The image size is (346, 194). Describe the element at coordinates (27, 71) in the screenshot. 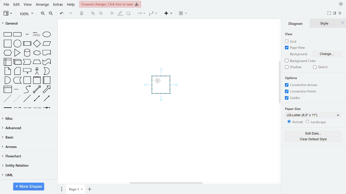

I see `general shapes` at that location.